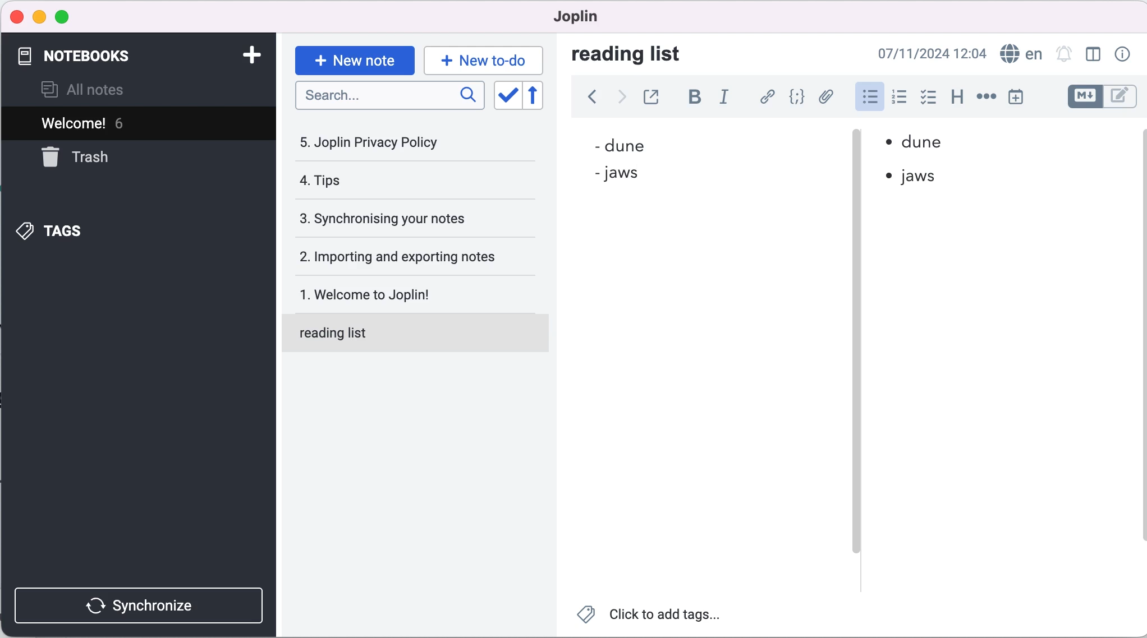  What do you see at coordinates (856, 353) in the screenshot?
I see `vertical slider` at bounding box center [856, 353].